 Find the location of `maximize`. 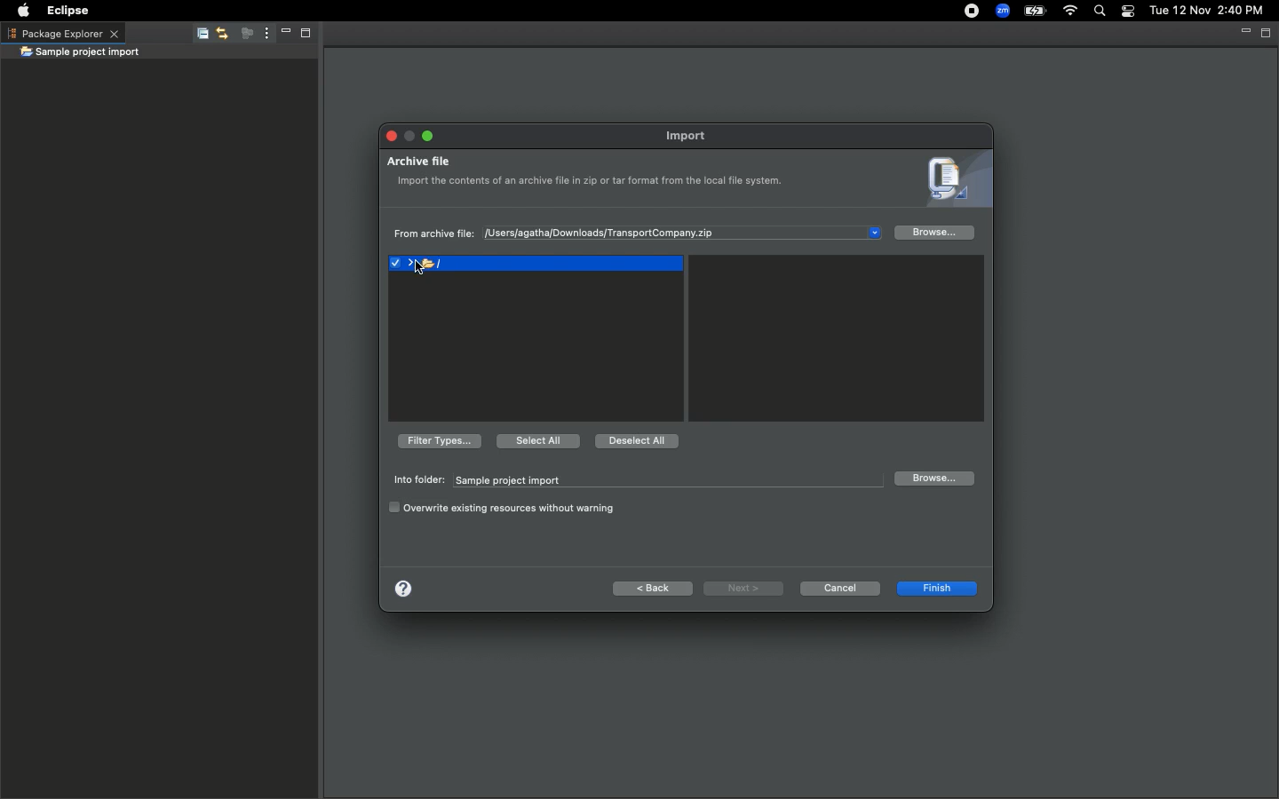

maximize is located at coordinates (427, 134).